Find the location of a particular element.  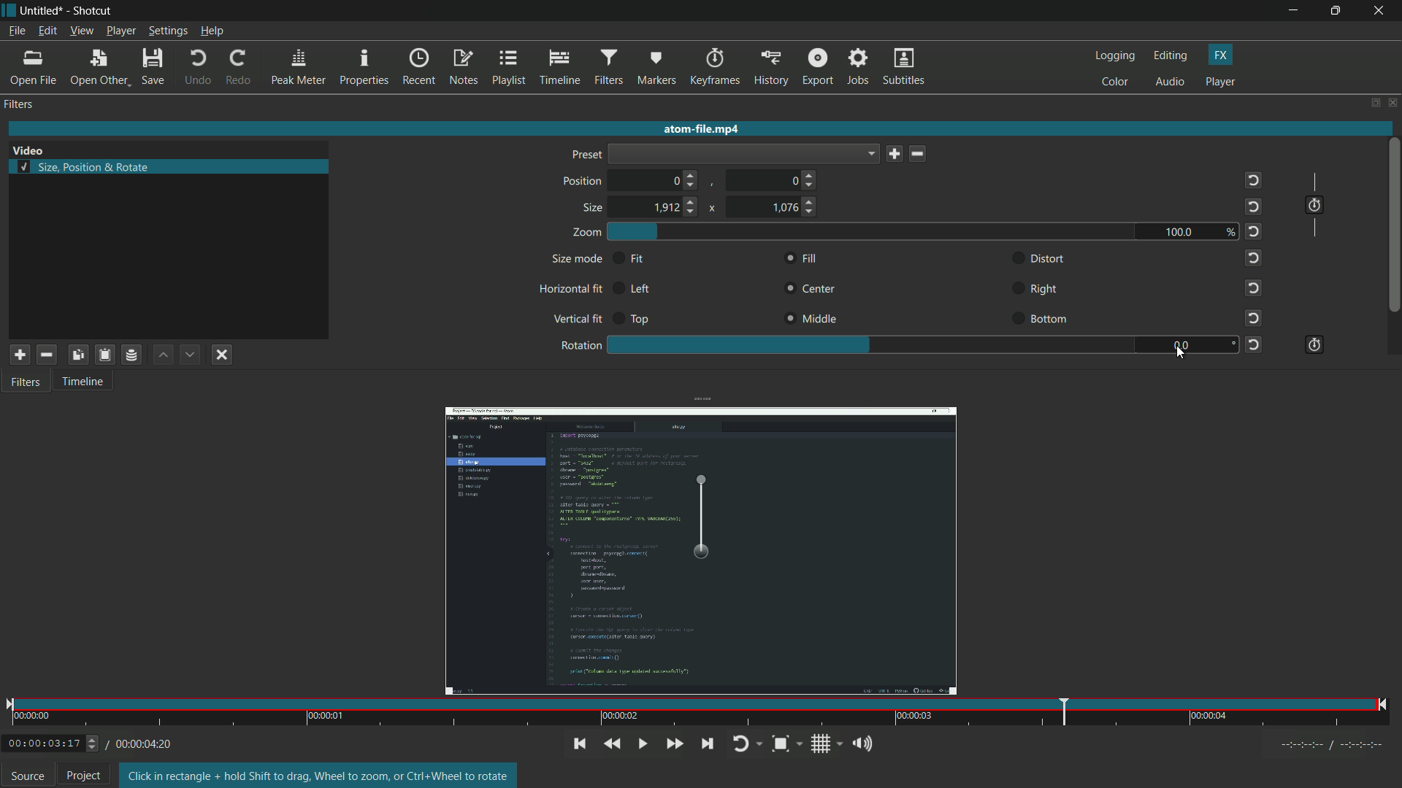

Project is located at coordinates (89, 774).